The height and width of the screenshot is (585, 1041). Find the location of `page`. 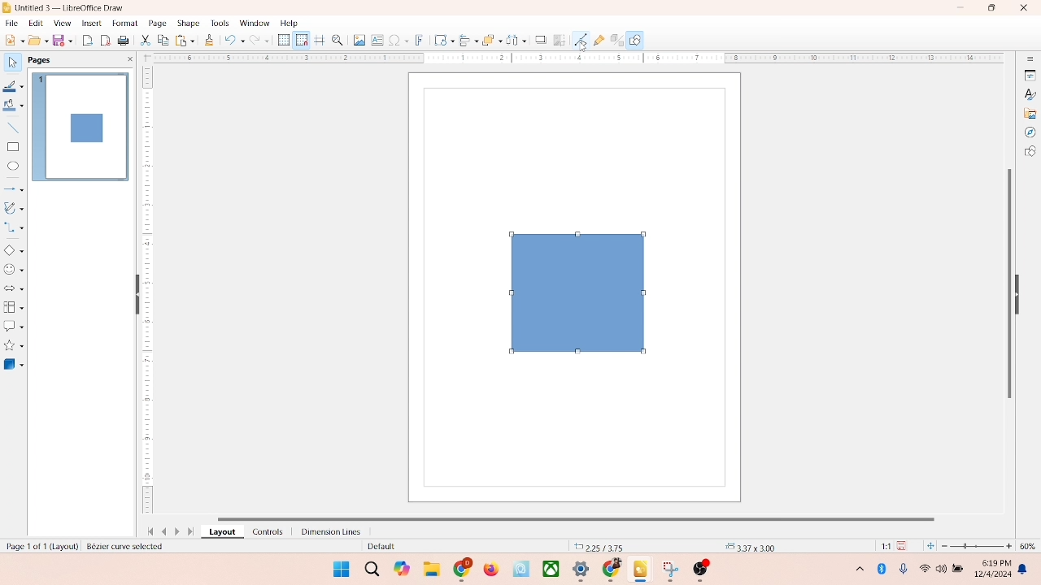

page is located at coordinates (155, 24).